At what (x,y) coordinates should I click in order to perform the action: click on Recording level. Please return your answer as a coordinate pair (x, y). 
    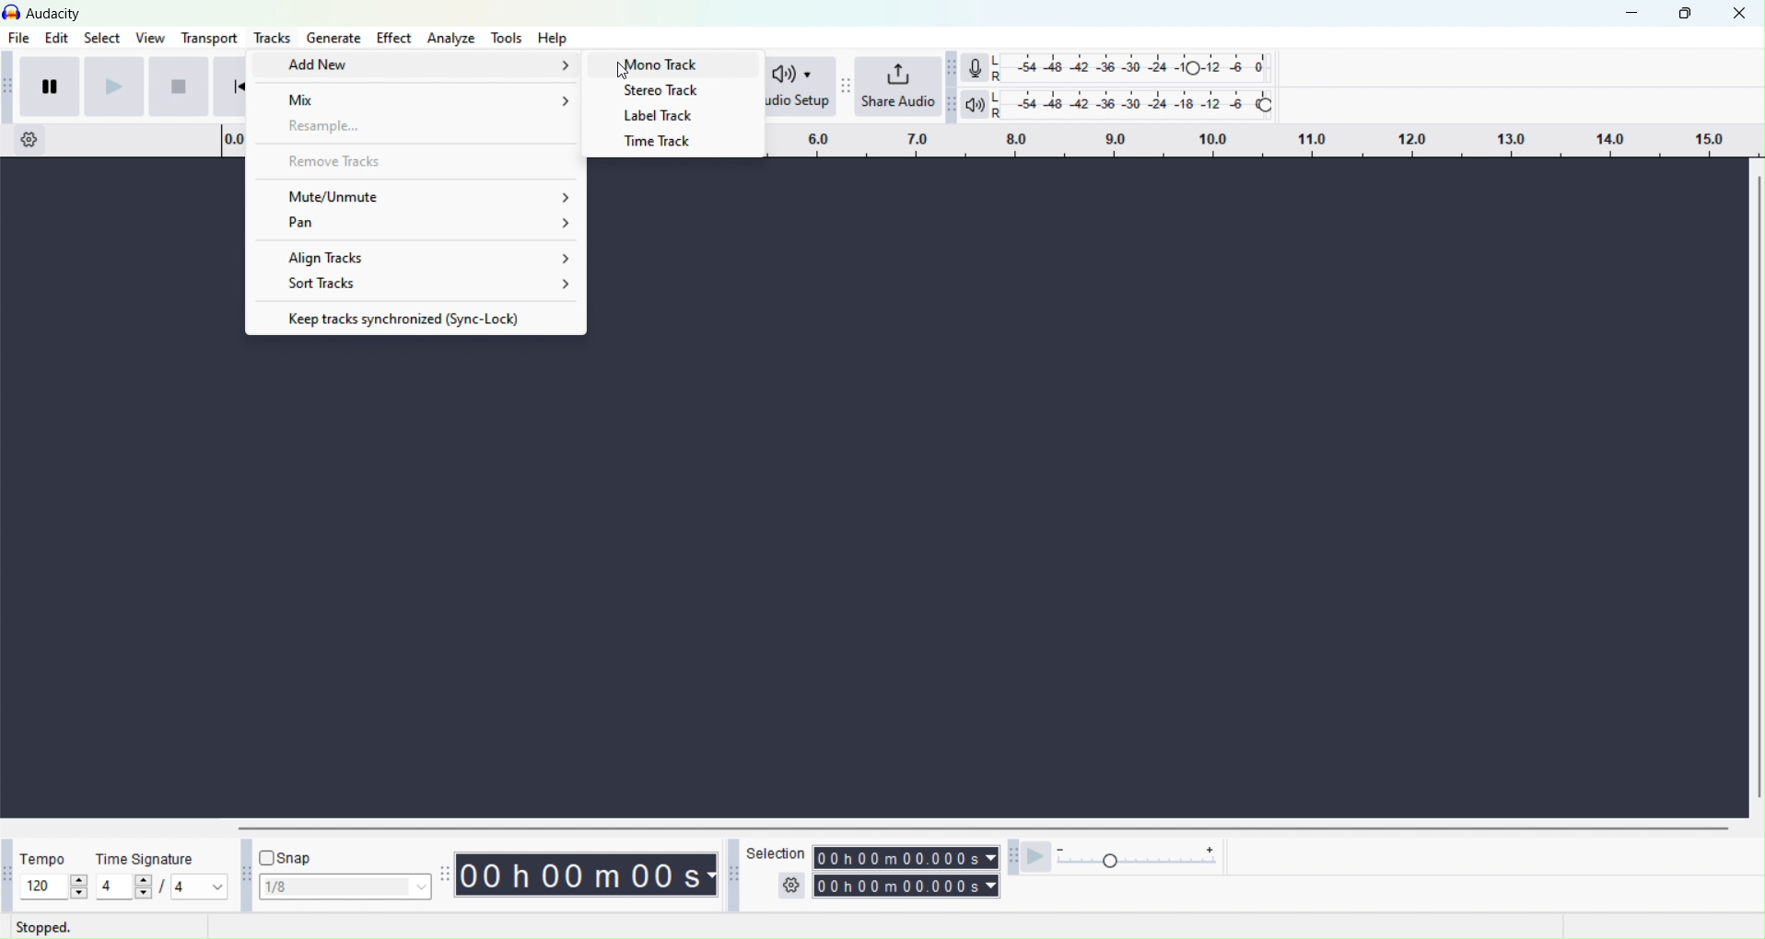
    Looking at the image, I should click on (1130, 67).